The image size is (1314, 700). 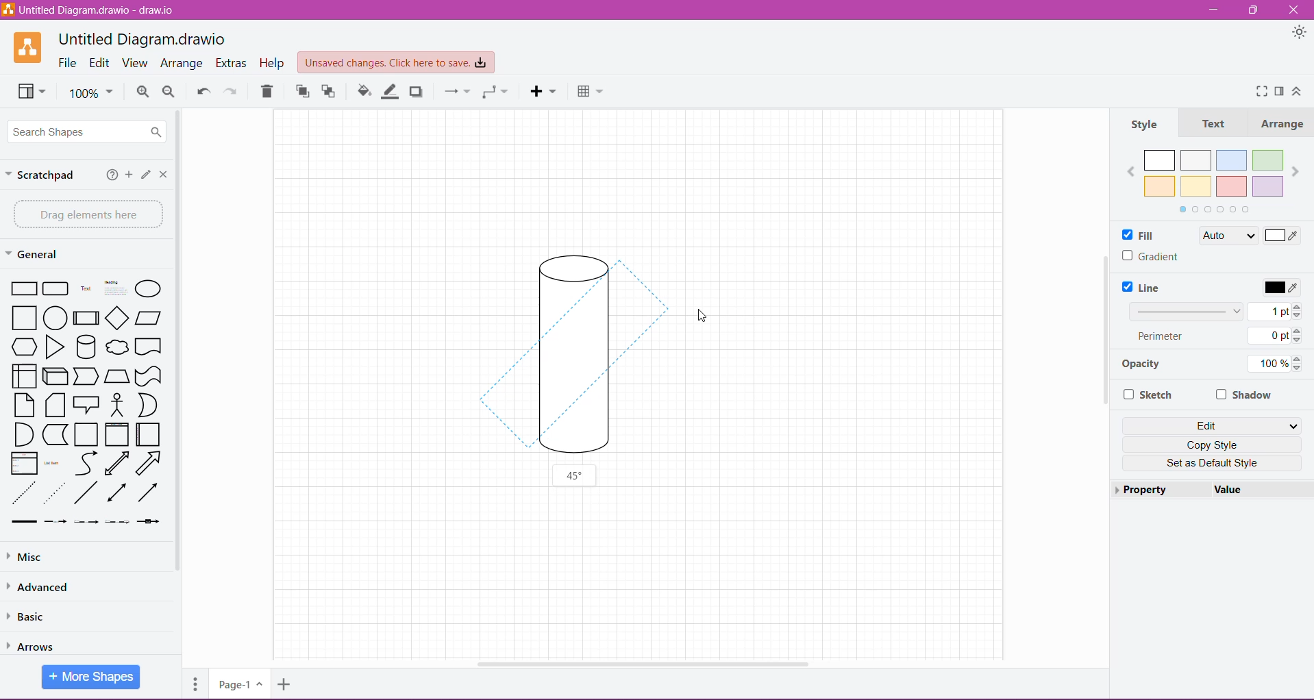 What do you see at coordinates (21, 48) in the screenshot?
I see `Application Logo` at bounding box center [21, 48].